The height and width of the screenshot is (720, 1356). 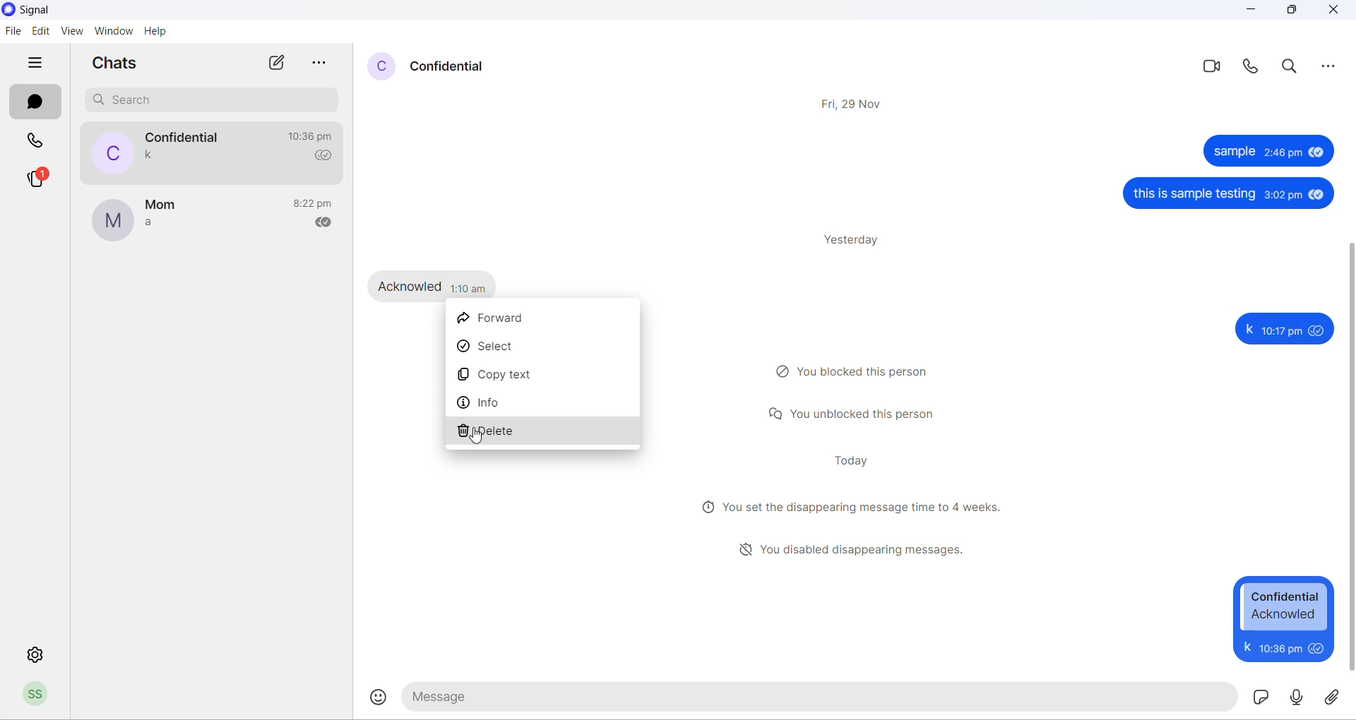 I want to click on last message time, so click(x=316, y=204).